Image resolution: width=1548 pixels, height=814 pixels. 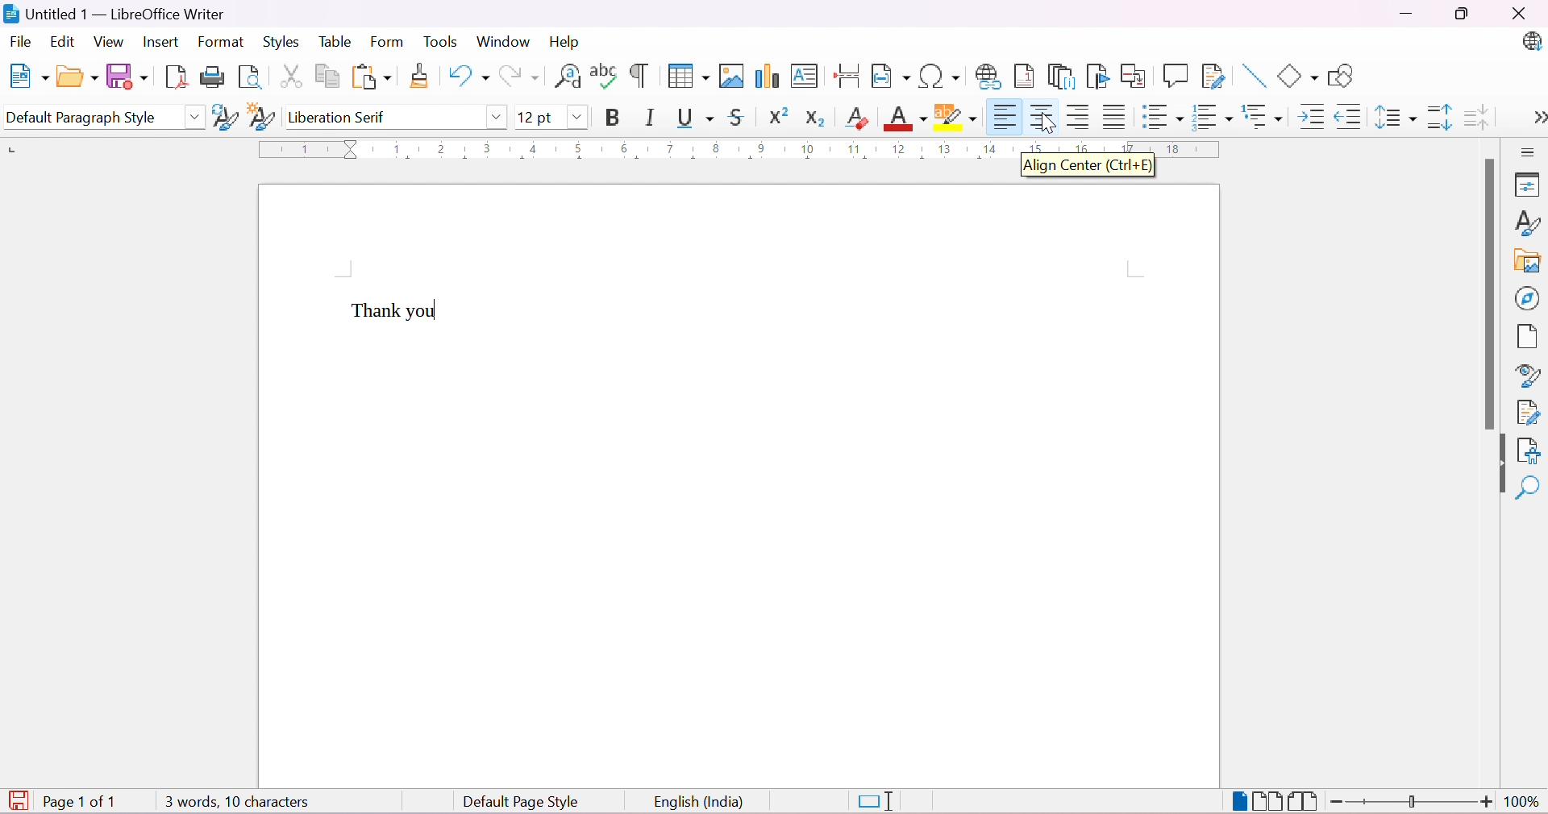 What do you see at coordinates (688, 76) in the screenshot?
I see `Insert Table` at bounding box center [688, 76].